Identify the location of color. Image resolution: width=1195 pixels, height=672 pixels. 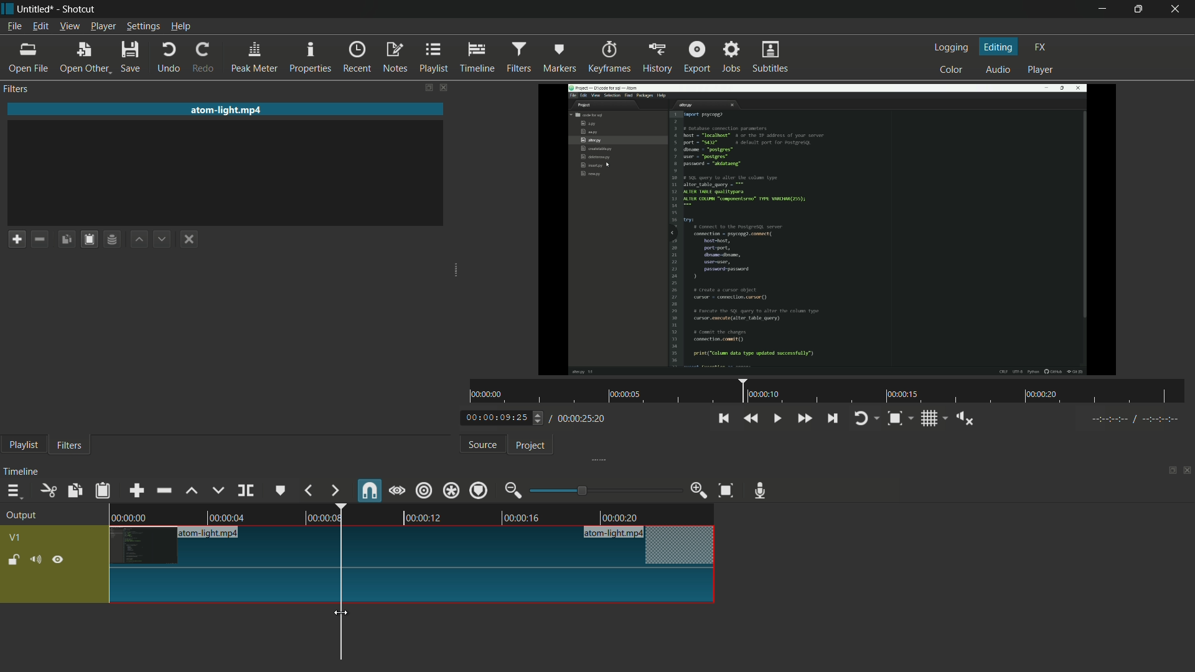
(952, 68).